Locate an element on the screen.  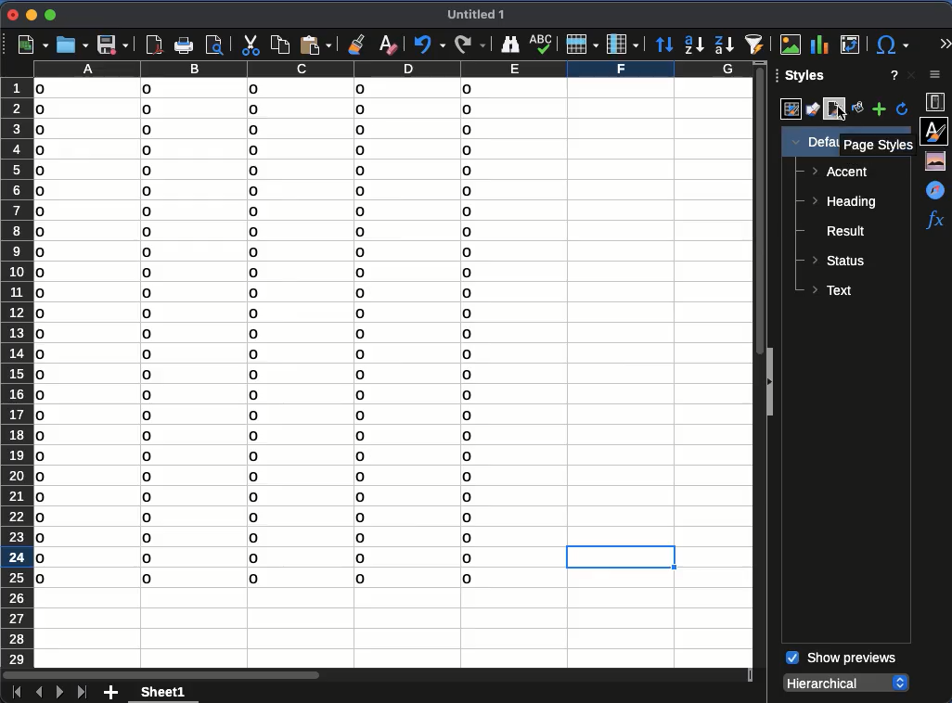
pivot table is located at coordinates (852, 45).